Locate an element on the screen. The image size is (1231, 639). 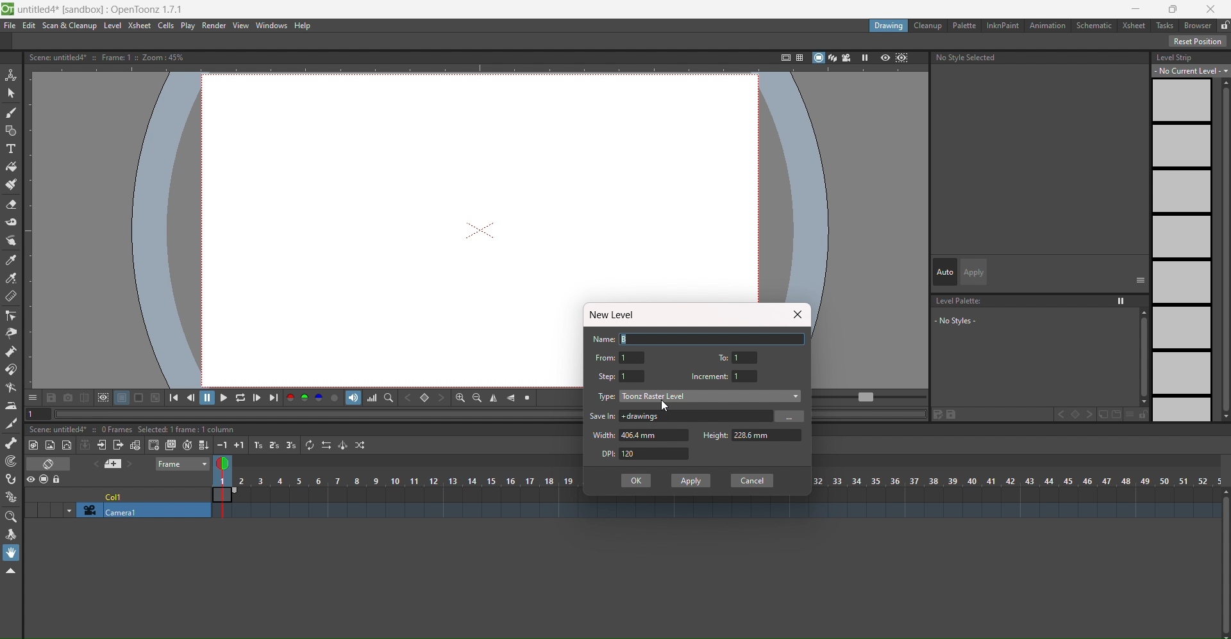
alpha chanel is located at coordinates (335, 397).